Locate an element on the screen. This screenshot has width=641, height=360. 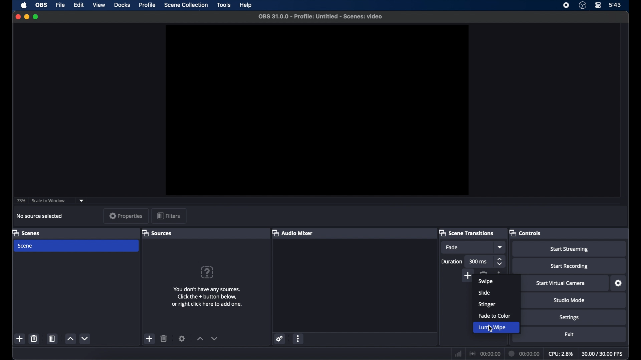
decrement is located at coordinates (85, 339).